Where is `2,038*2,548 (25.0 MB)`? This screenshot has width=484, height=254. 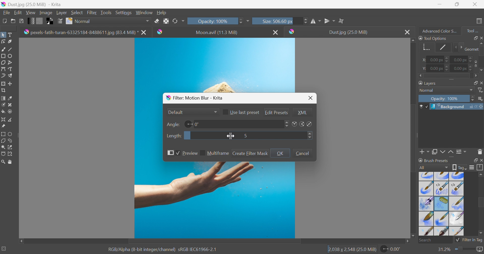 2,038*2,548 (25.0 MB) is located at coordinates (352, 250).